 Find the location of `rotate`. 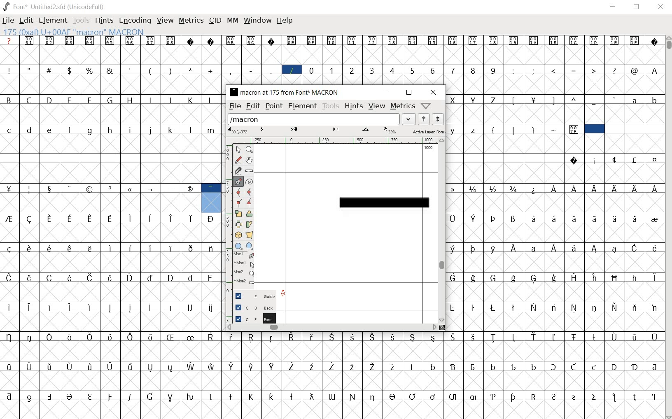

rotate is located at coordinates (249, 213).